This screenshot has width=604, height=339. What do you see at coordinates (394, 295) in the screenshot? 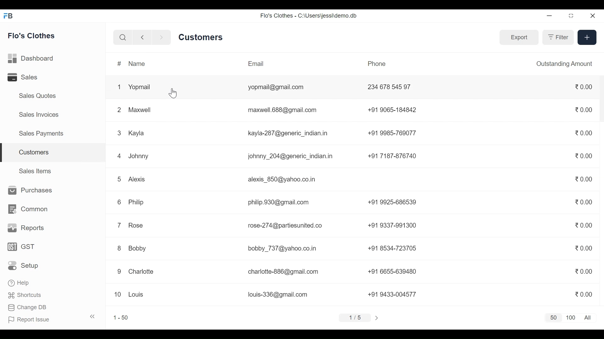
I see `+91 9433-004577` at bounding box center [394, 295].